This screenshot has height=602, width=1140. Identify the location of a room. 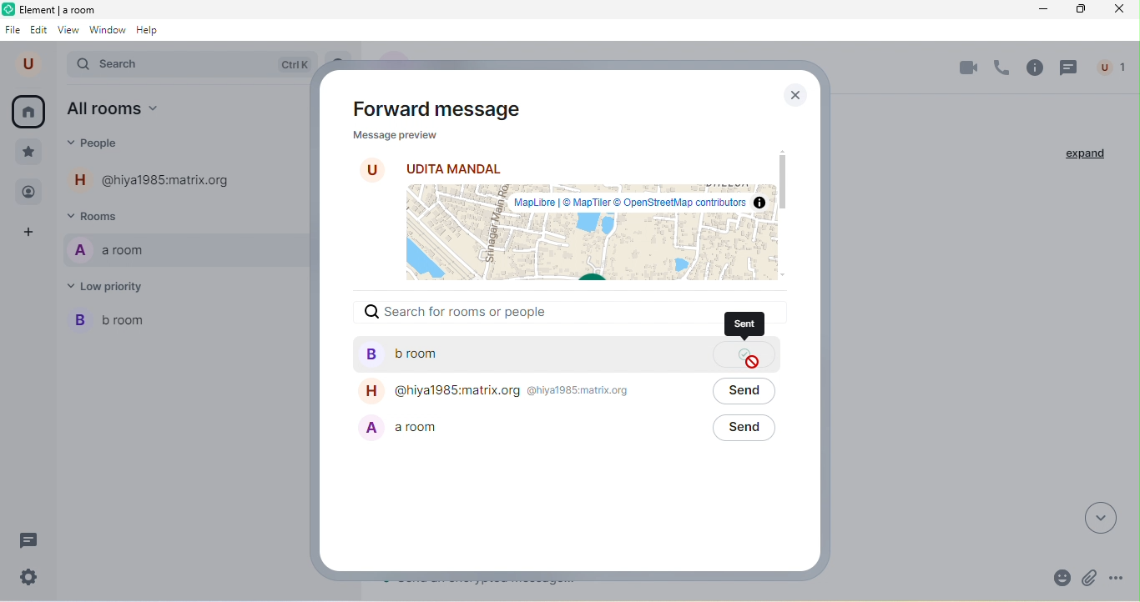
(491, 439).